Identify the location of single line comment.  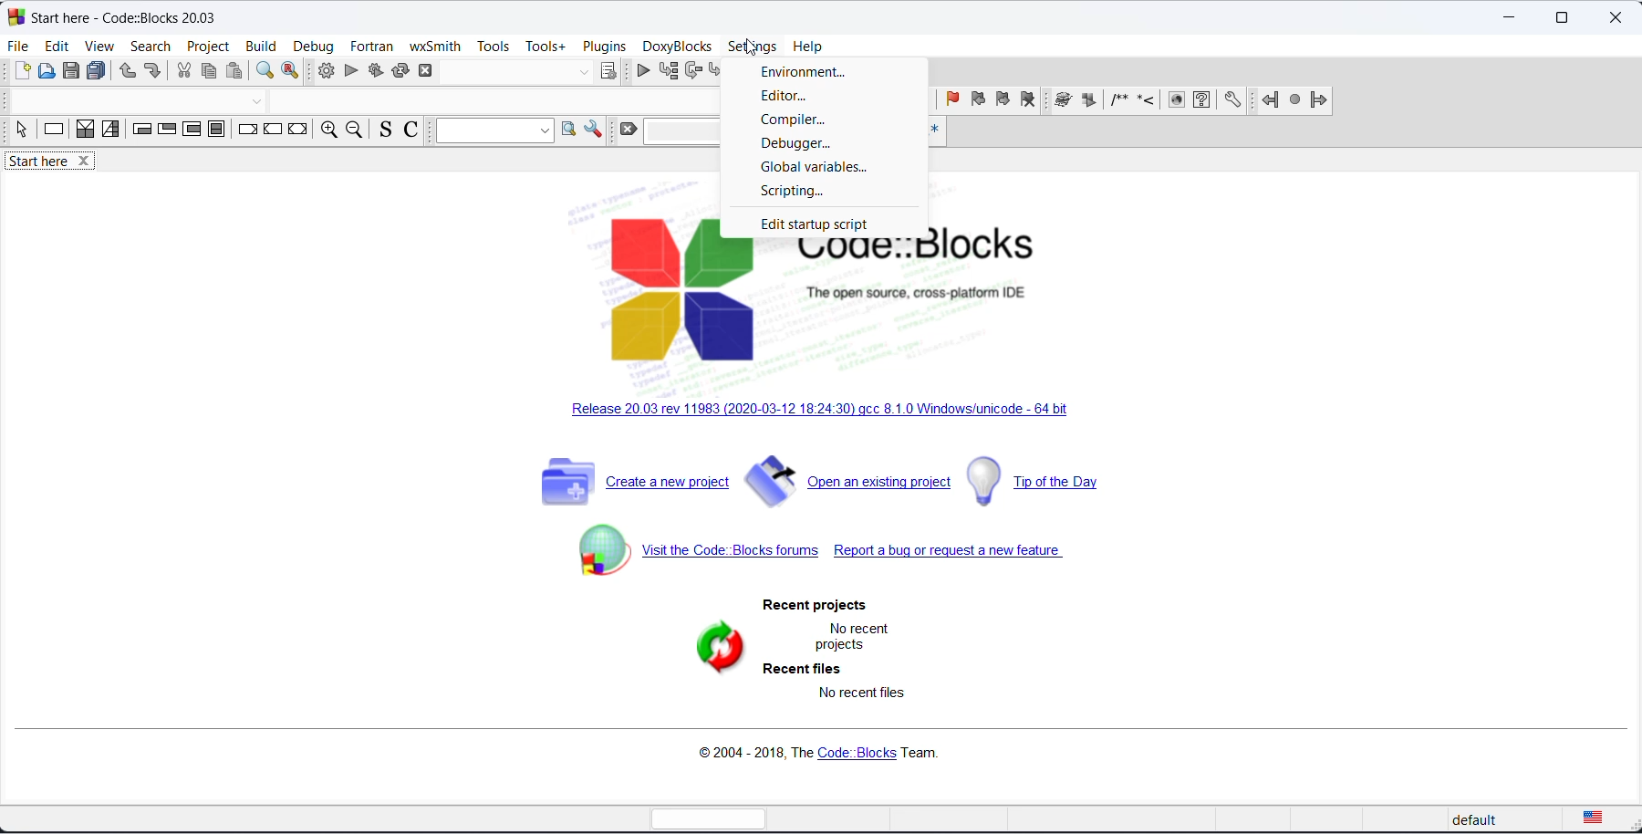
(1146, 99).